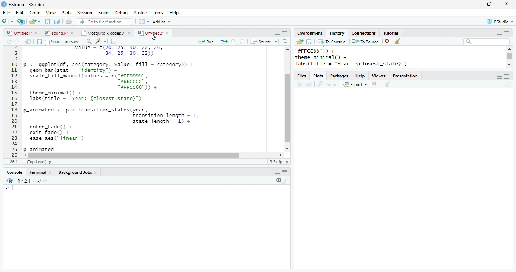 The image size is (516, 272). What do you see at coordinates (167, 33) in the screenshot?
I see `close` at bounding box center [167, 33].